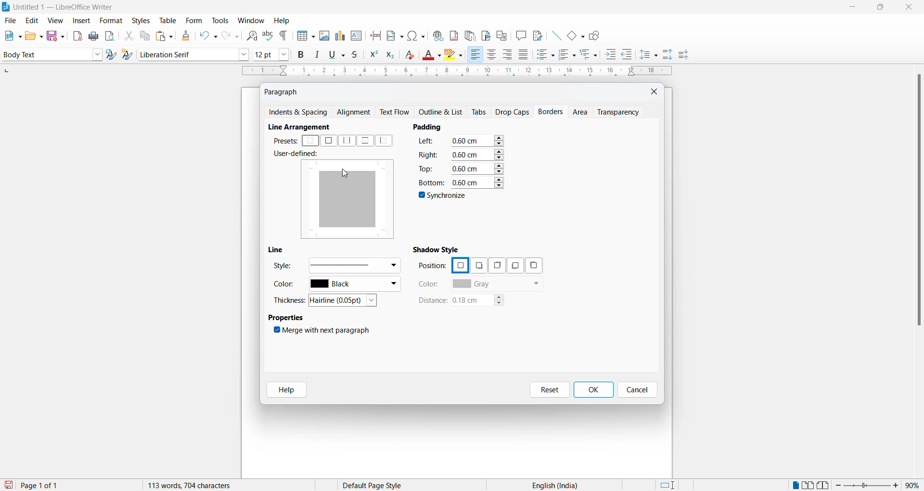 The height and width of the screenshot is (491, 924). I want to click on justified, so click(524, 55).